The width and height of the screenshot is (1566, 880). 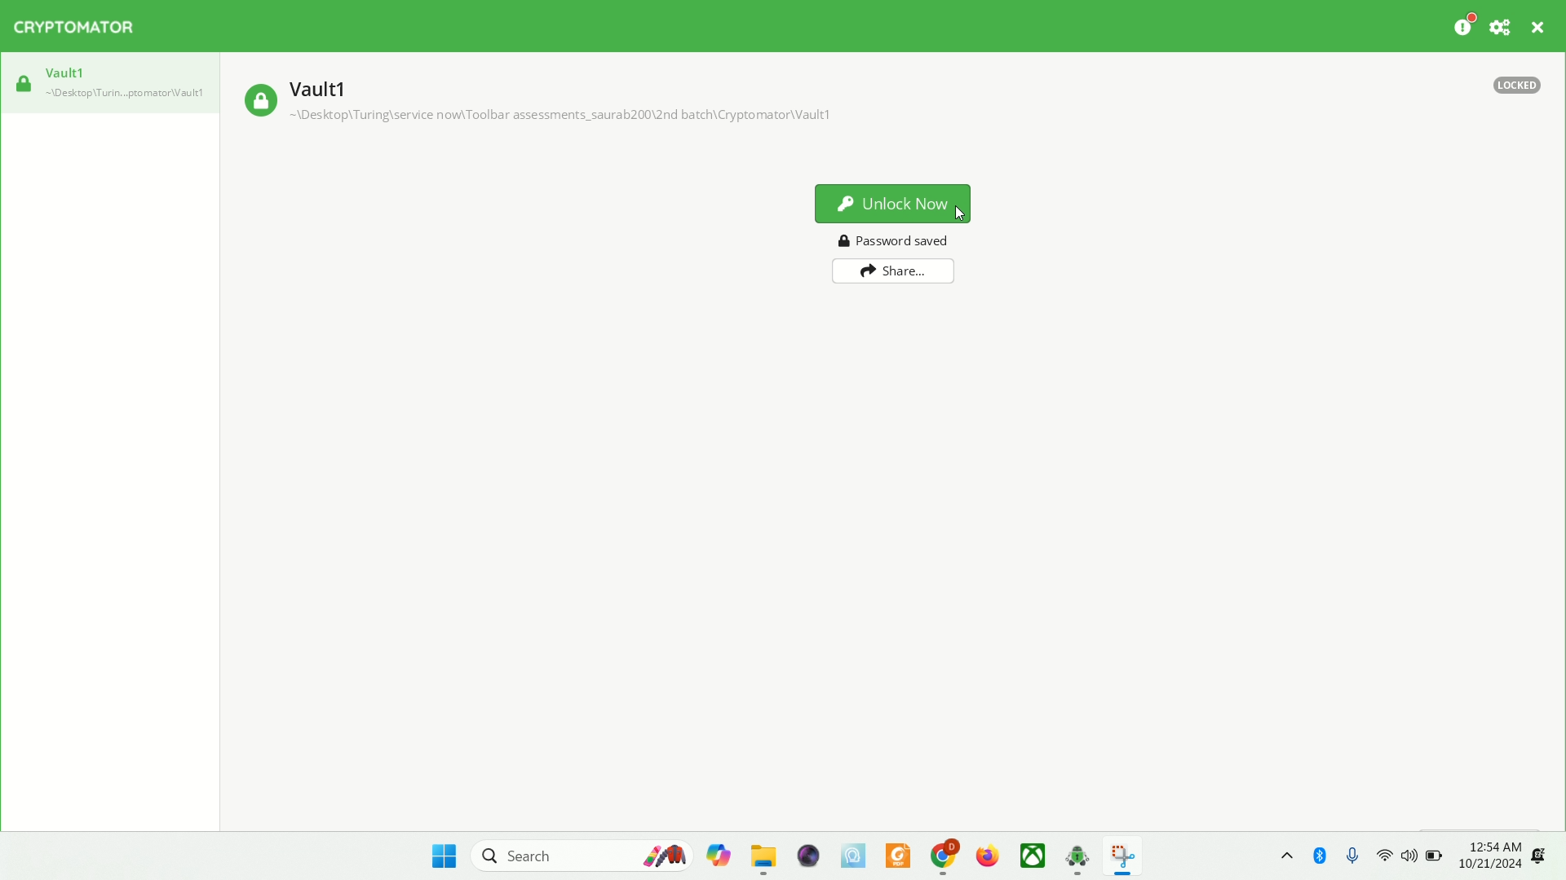 What do you see at coordinates (944, 855) in the screenshot?
I see `chrome` at bounding box center [944, 855].